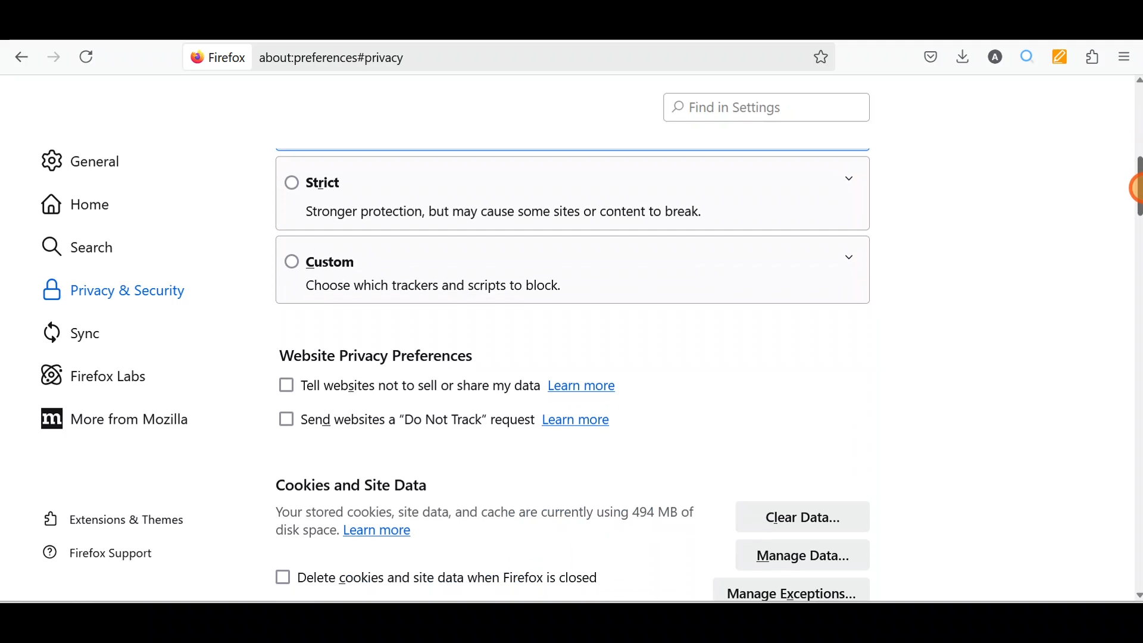 This screenshot has width=1143, height=643. Describe the element at coordinates (485, 511) in the screenshot. I see `Your stored cookies, site data, and cache are currently using 494 MB of` at that location.